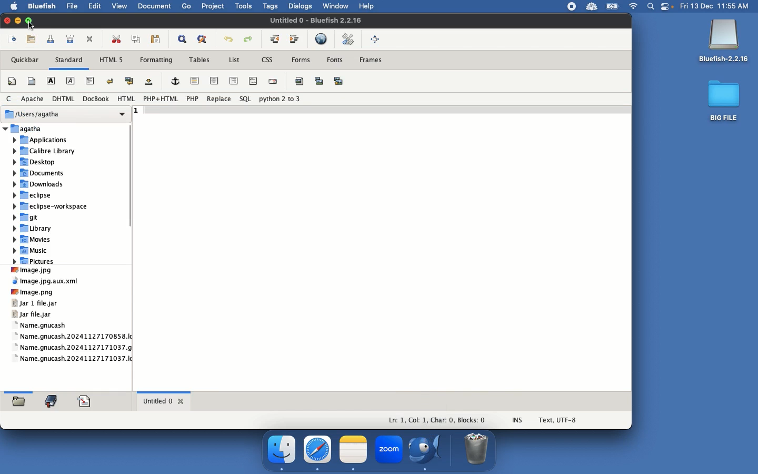 The width and height of the screenshot is (758, 474). What do you see at coordinates (477, 449) in the screenshot?
I see `Trash` at bounding box center [477, 449].